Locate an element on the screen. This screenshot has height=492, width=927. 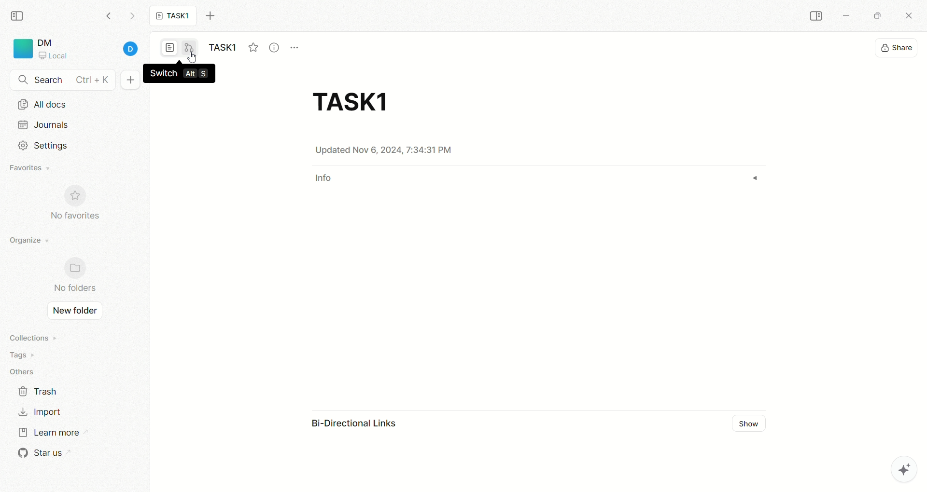
trash is located at coordinates (39, 391).